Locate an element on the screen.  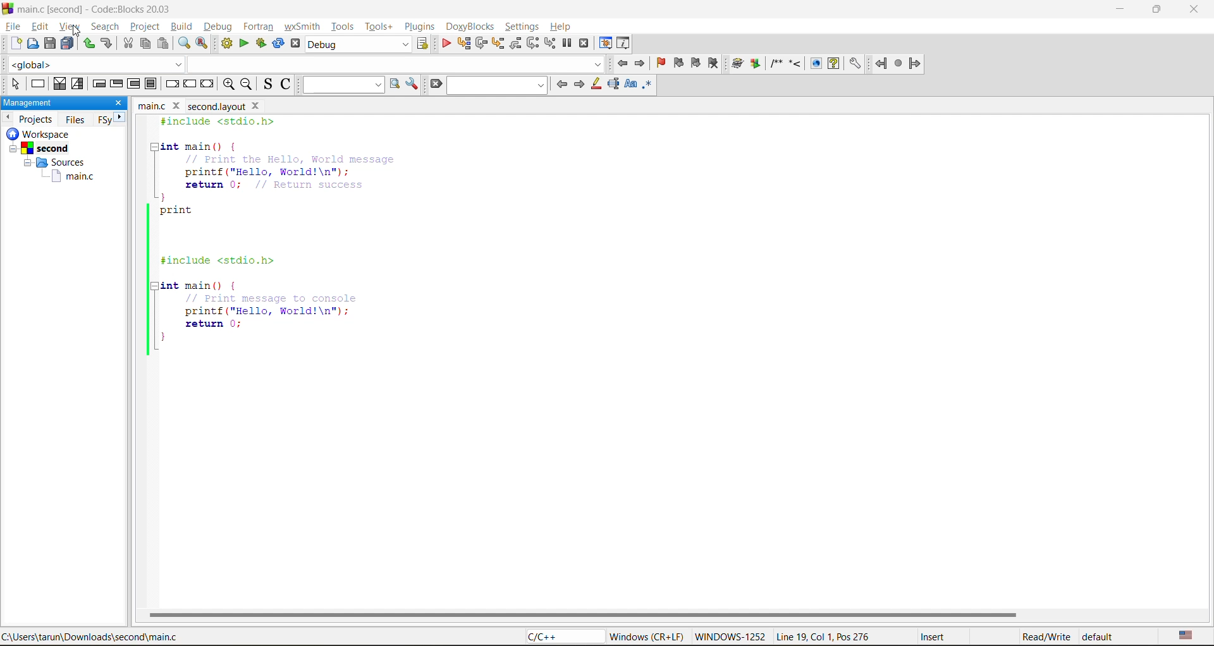
zoom out is located at coordinates (247, 85).